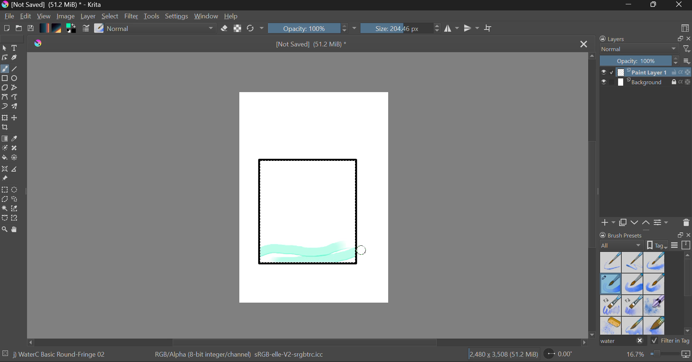  I want to click on Crop, so click(6, 127).